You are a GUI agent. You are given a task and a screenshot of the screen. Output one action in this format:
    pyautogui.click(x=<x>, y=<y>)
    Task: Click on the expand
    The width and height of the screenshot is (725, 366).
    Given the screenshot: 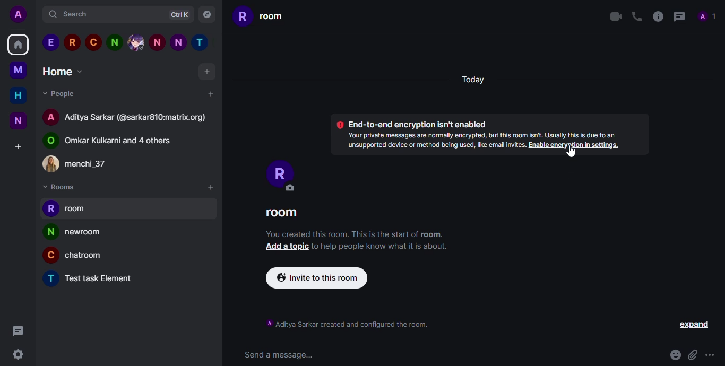 What is the action you would take?
    pyautogui.click(x=695, y=325)
    